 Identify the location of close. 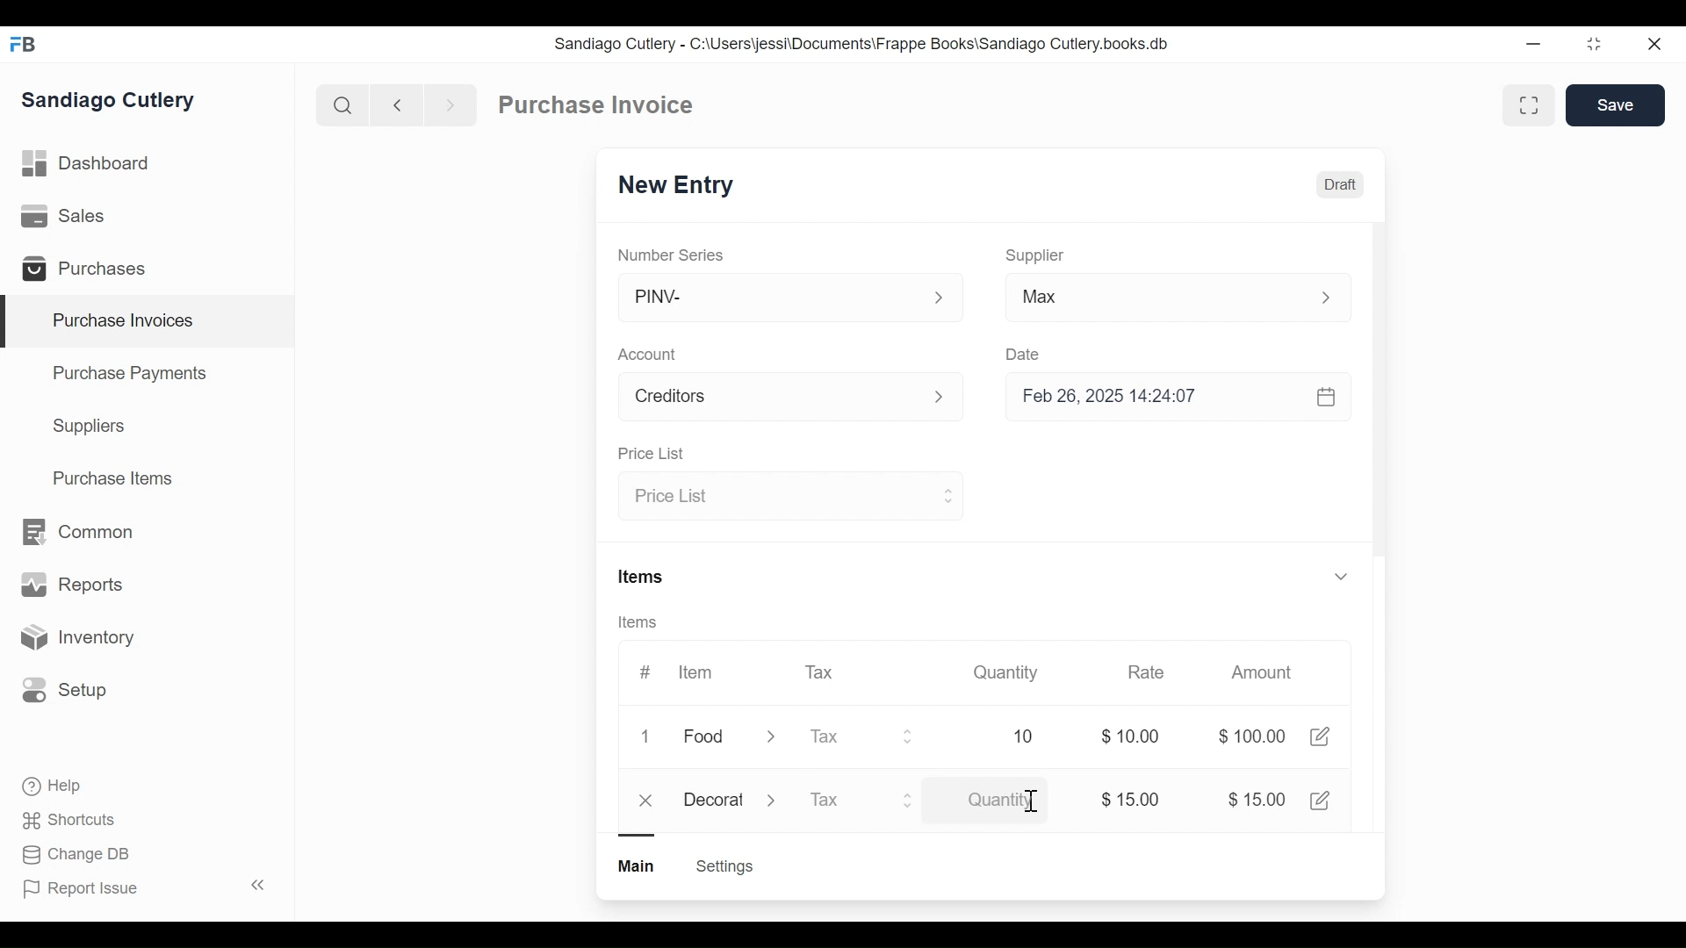
(1653, 45).